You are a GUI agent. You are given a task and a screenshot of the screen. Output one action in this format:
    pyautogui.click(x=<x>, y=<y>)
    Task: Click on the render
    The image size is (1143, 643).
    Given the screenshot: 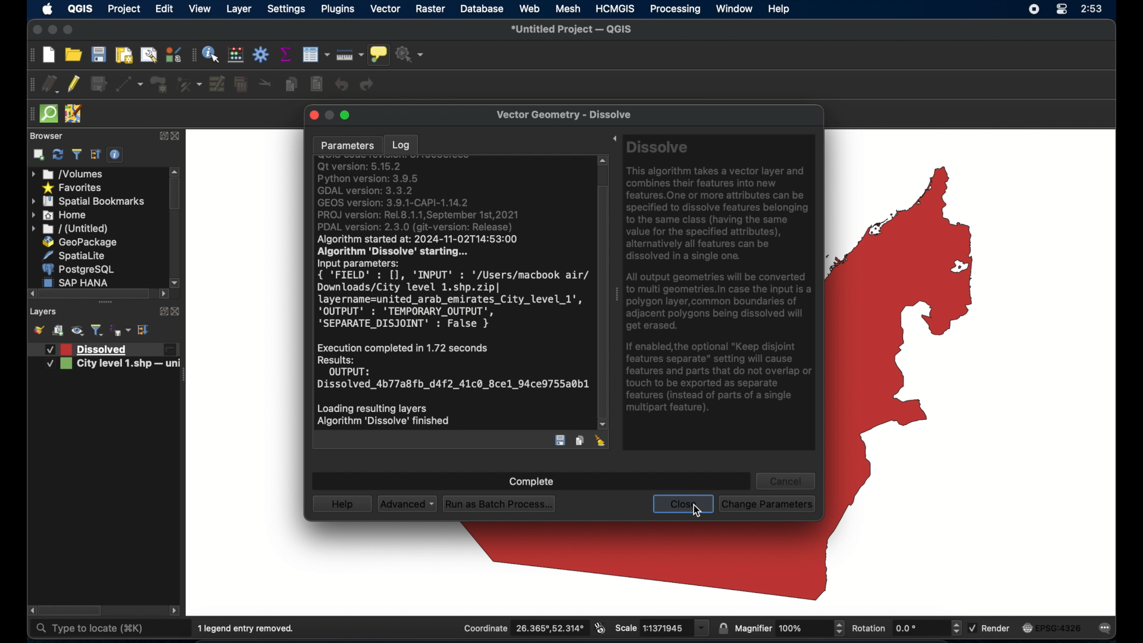 What is the action you would take?
    pyautogui.click(x=991, y=628)
    